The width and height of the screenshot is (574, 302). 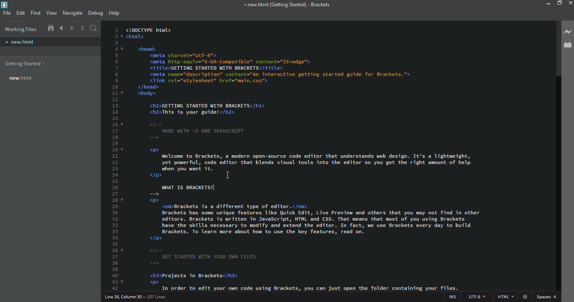 I want to click on debug, so click(x=96, y=13).